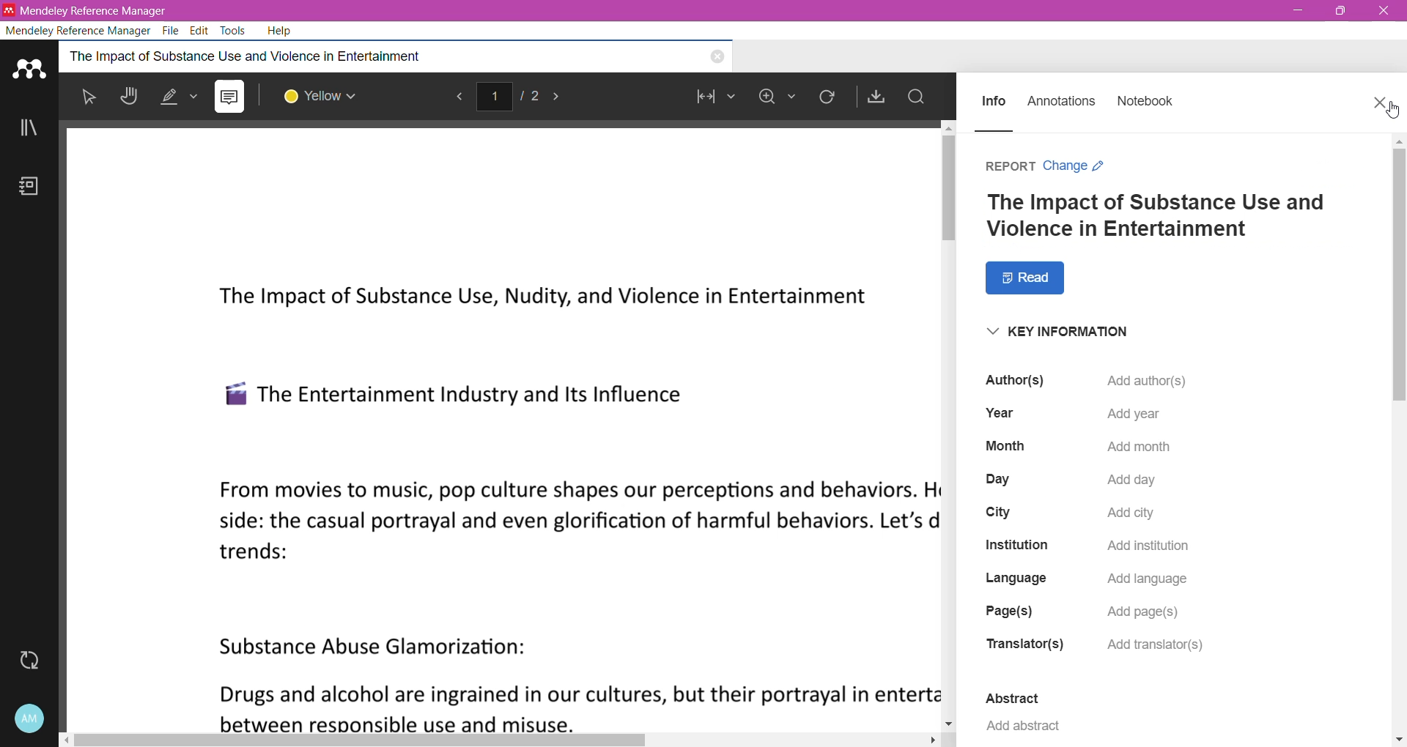  What do you see at coordinates (997, 479) in the screenshot?
I see `Day` at bounding box center [997, 479].